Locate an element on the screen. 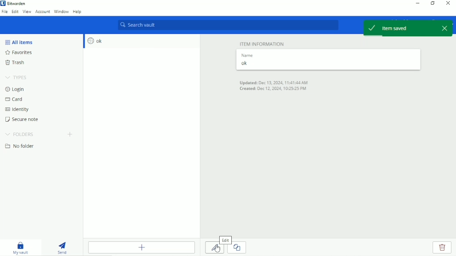 The height and width of the screenshot is (256, 456). Help is located at coordinates (79, 12).